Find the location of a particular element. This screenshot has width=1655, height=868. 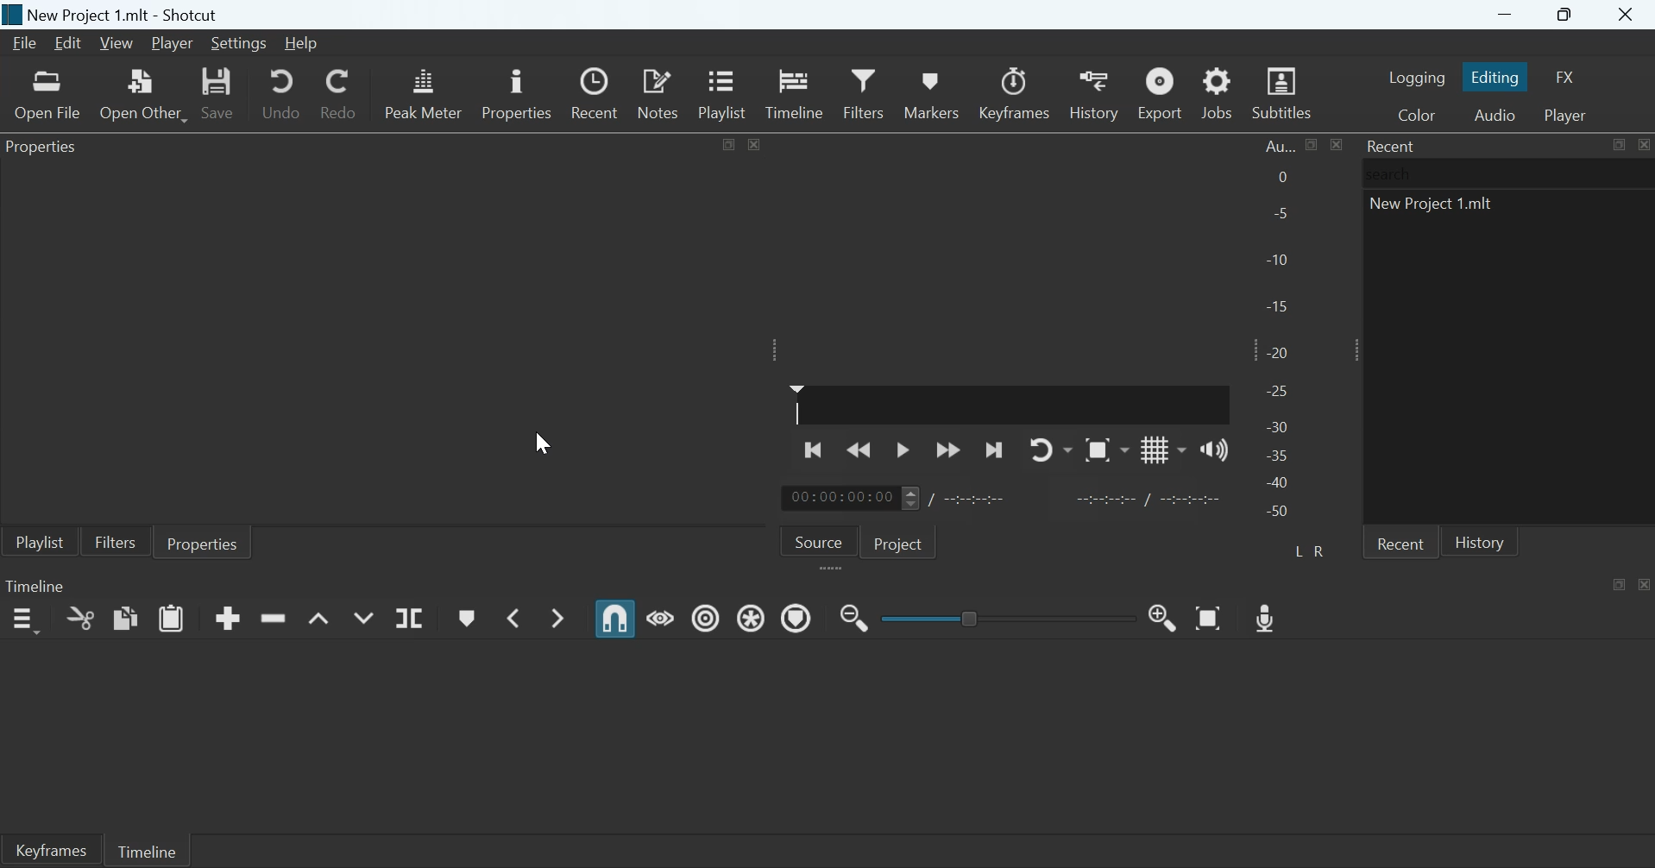

Split at payhead is located at coordinates (411, 619).